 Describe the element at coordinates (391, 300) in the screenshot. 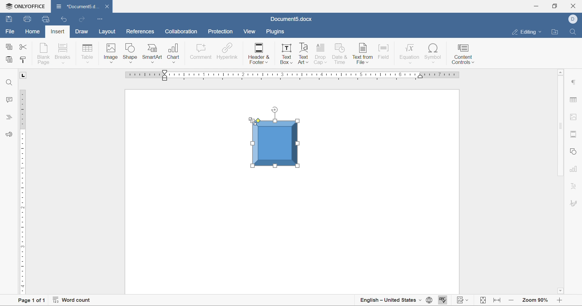

I see `english - united states` at that location.